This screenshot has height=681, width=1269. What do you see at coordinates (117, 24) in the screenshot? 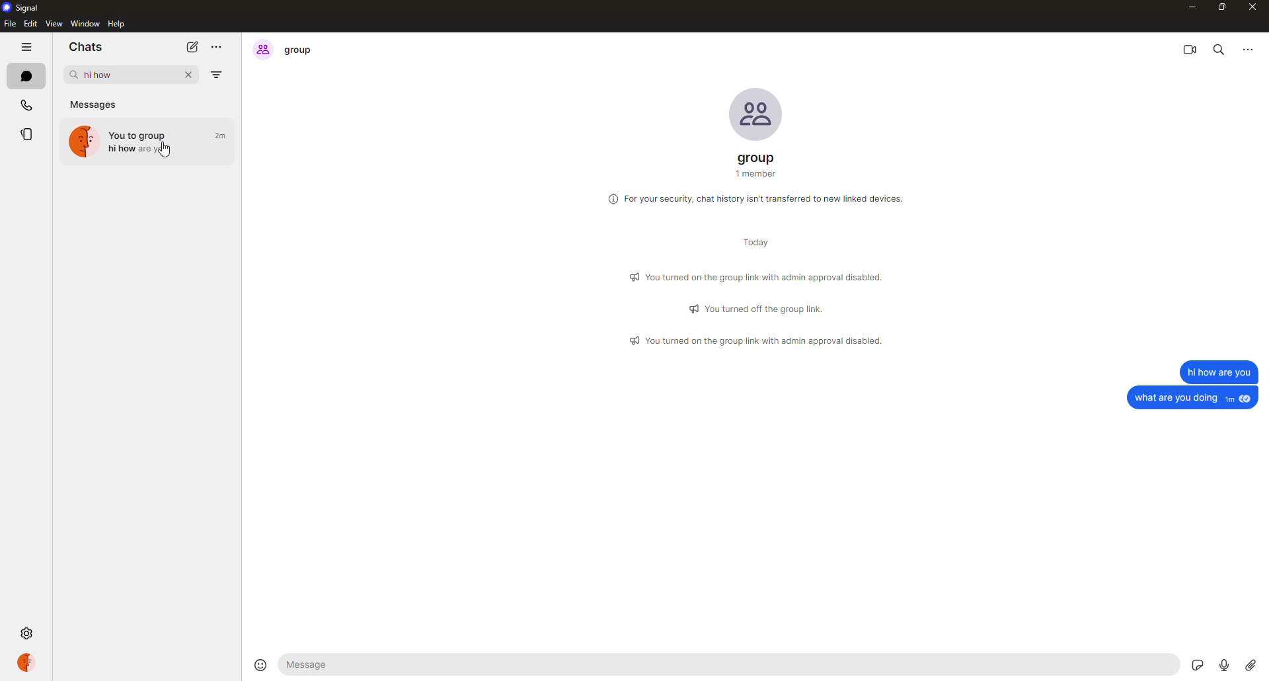
I see `help` at bounding box center [117, 24].